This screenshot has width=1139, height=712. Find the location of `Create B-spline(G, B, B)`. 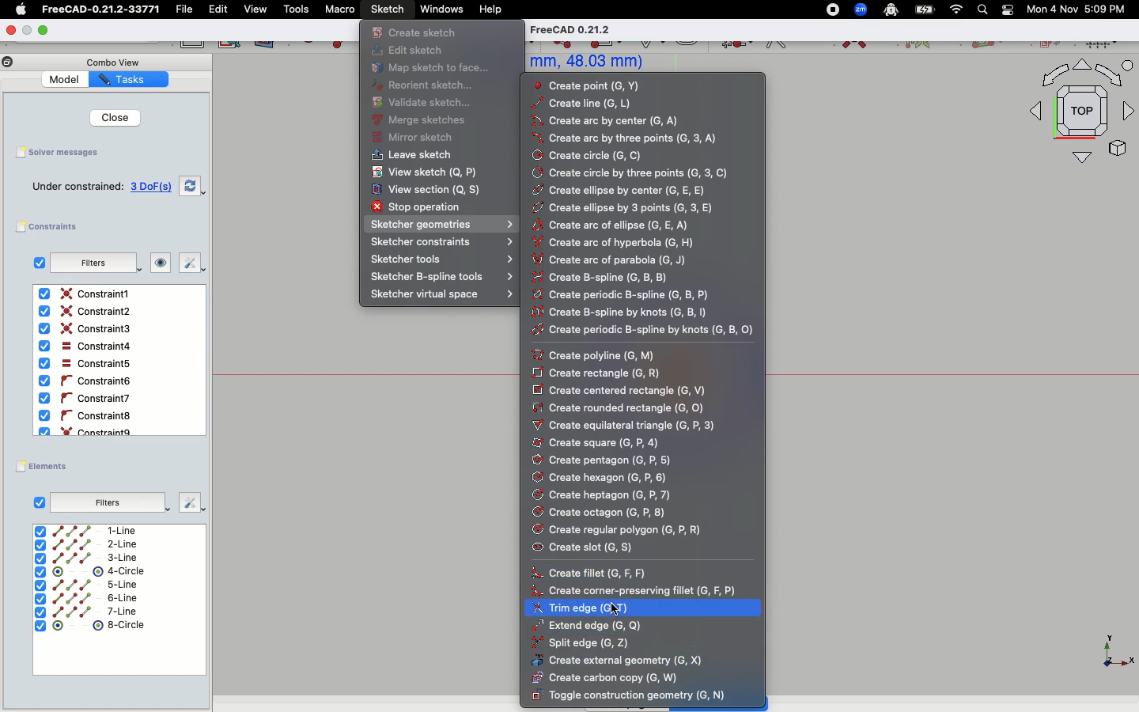

Create B-spline(G, B, B) is located at coordinates (604, 277).